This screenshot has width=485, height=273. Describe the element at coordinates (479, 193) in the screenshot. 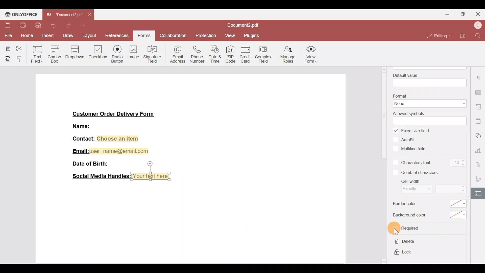

I see `Form settings` at that location.